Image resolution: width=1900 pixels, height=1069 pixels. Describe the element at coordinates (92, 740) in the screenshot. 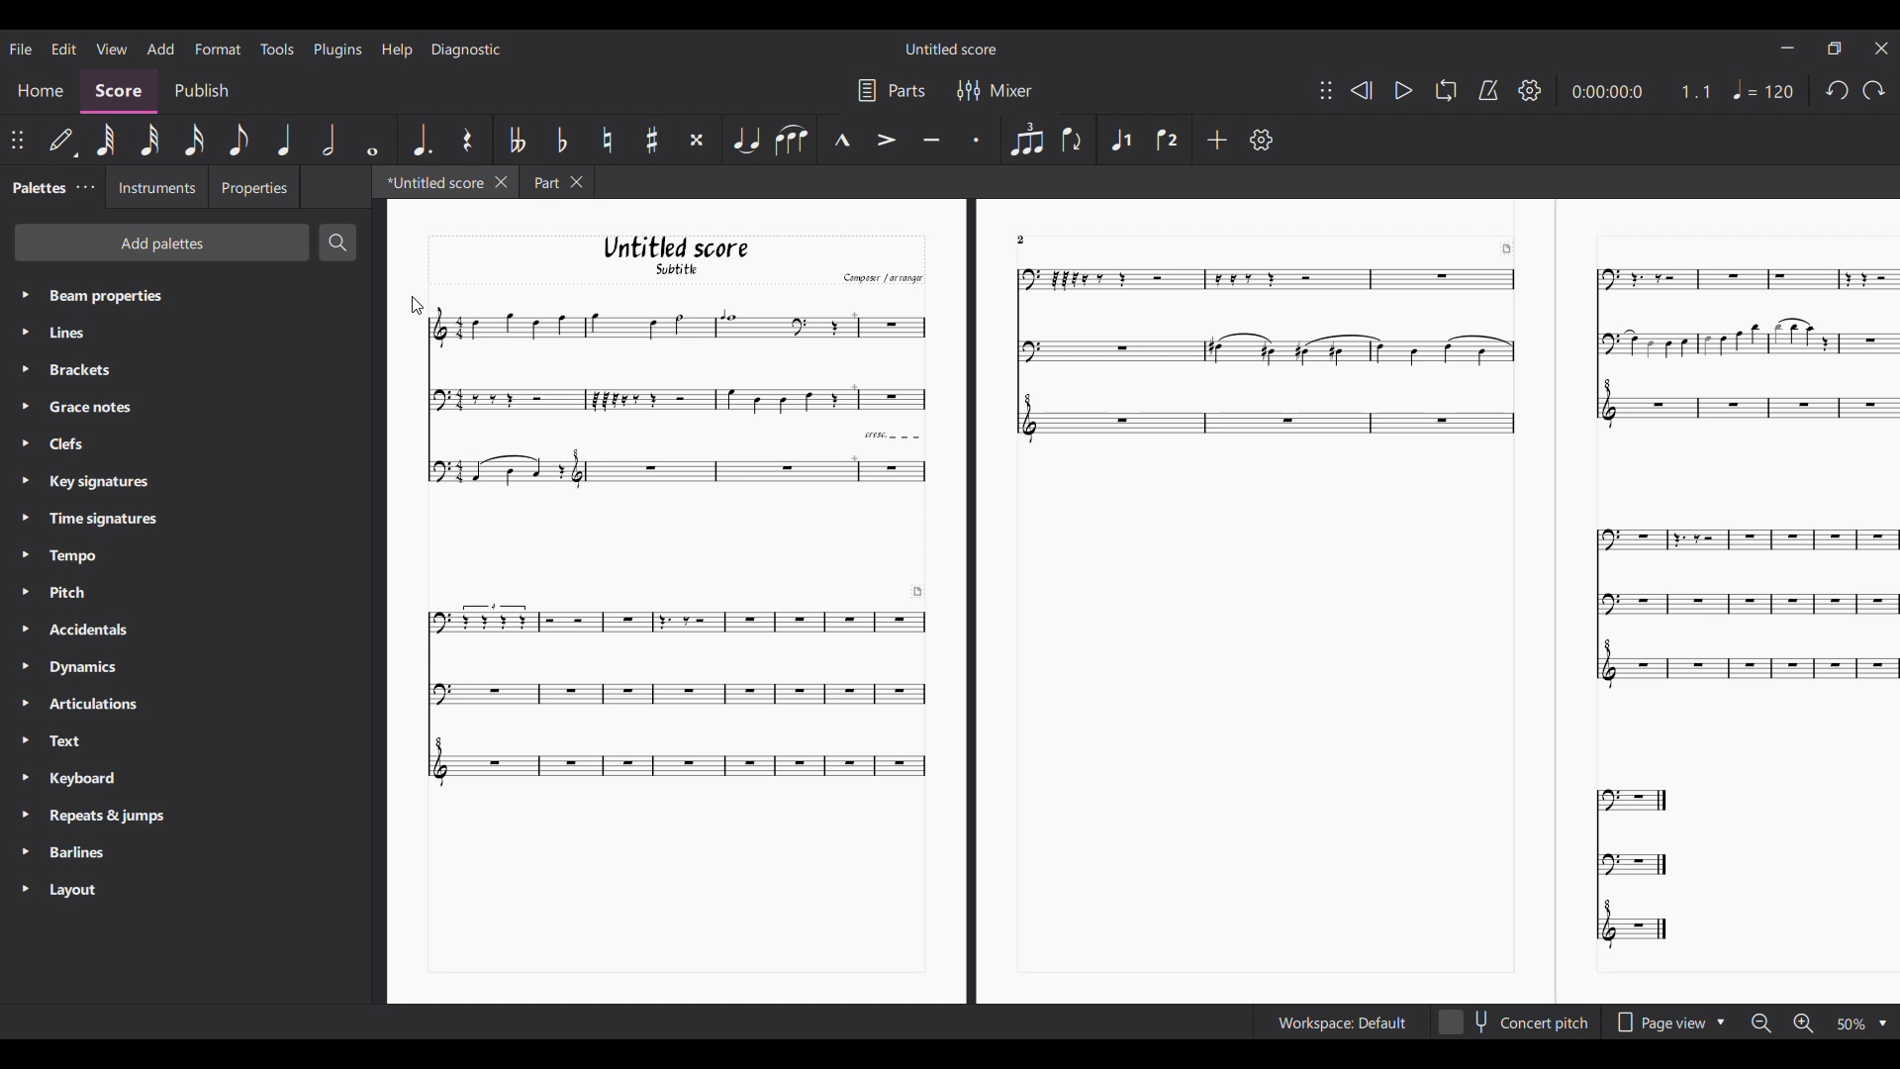

I see `Text` at that location.